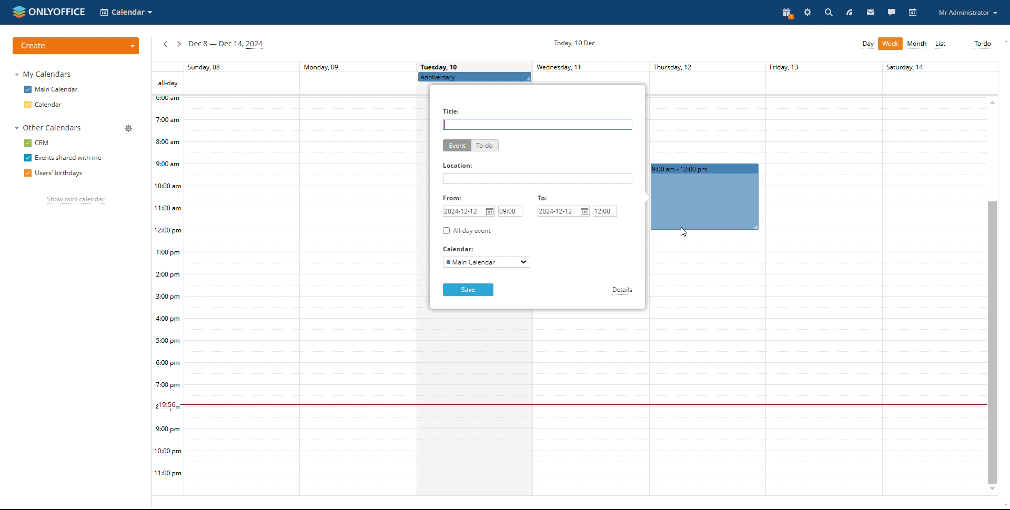 The height and width of the screenshot is (510, 1010). I want to click on onlyoffice, so click(62, 11).